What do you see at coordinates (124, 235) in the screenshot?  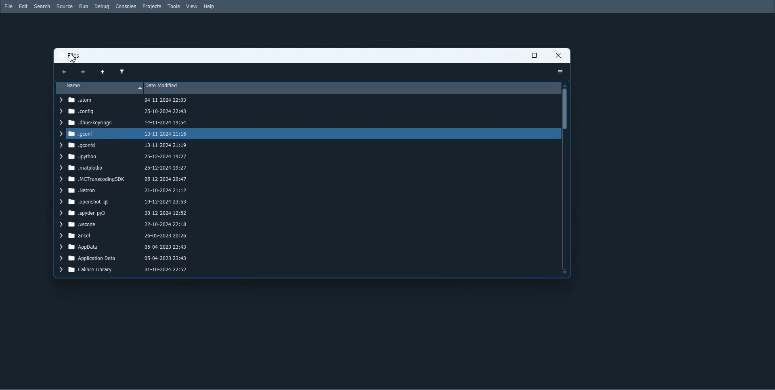 I see `ansel 26-05-2023 20:26` at bounding box center [124, 235].